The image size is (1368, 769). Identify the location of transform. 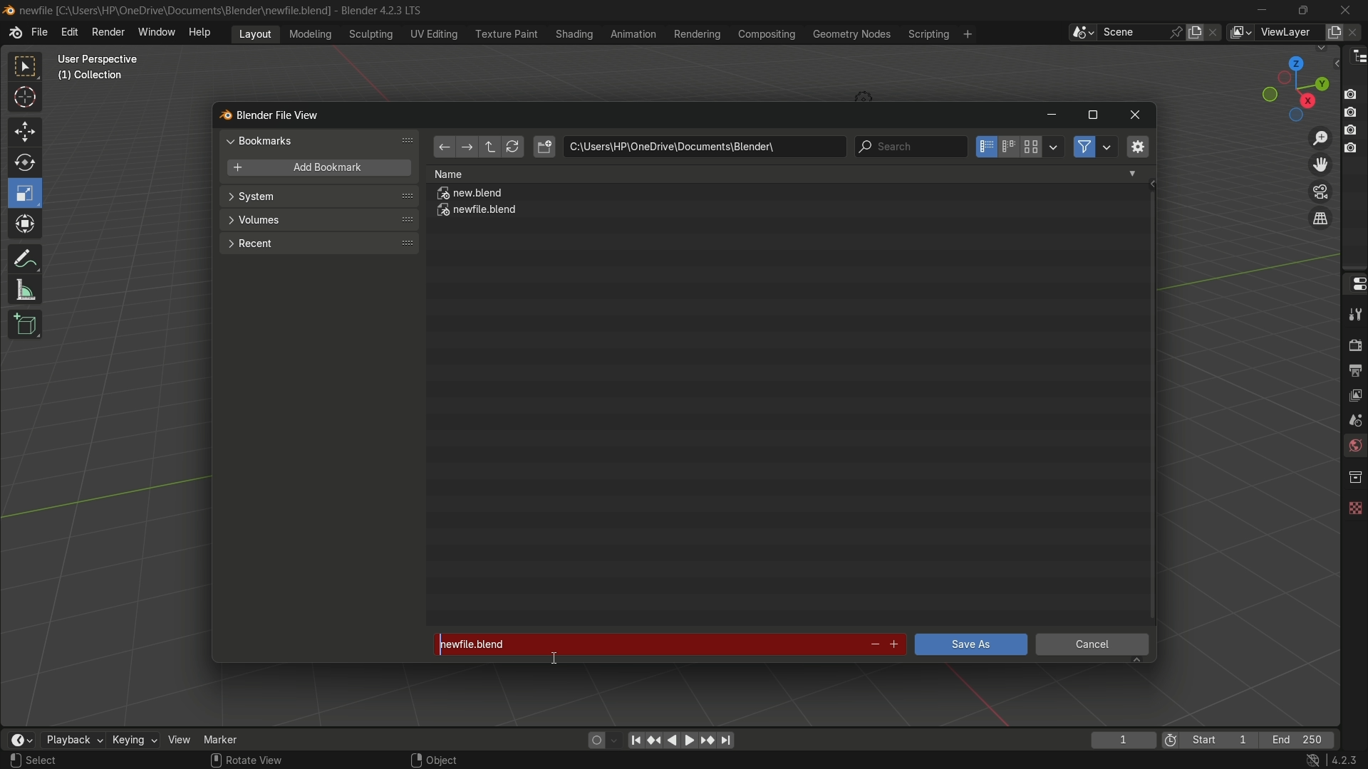
(26, 226).